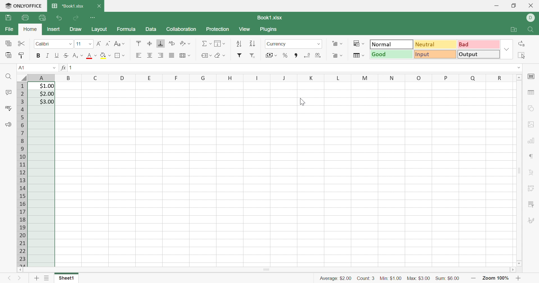 The width and height of the screenshot is (539, 283). I want to click on File, so click(10, 29).